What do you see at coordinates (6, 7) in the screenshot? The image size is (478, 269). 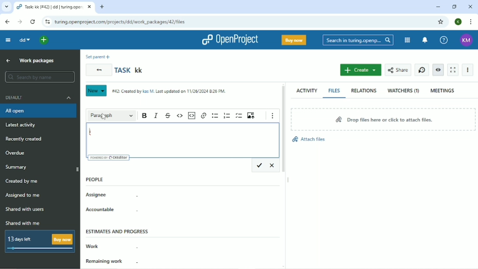 I see `Search tabs` at bounding box center [6, 7].